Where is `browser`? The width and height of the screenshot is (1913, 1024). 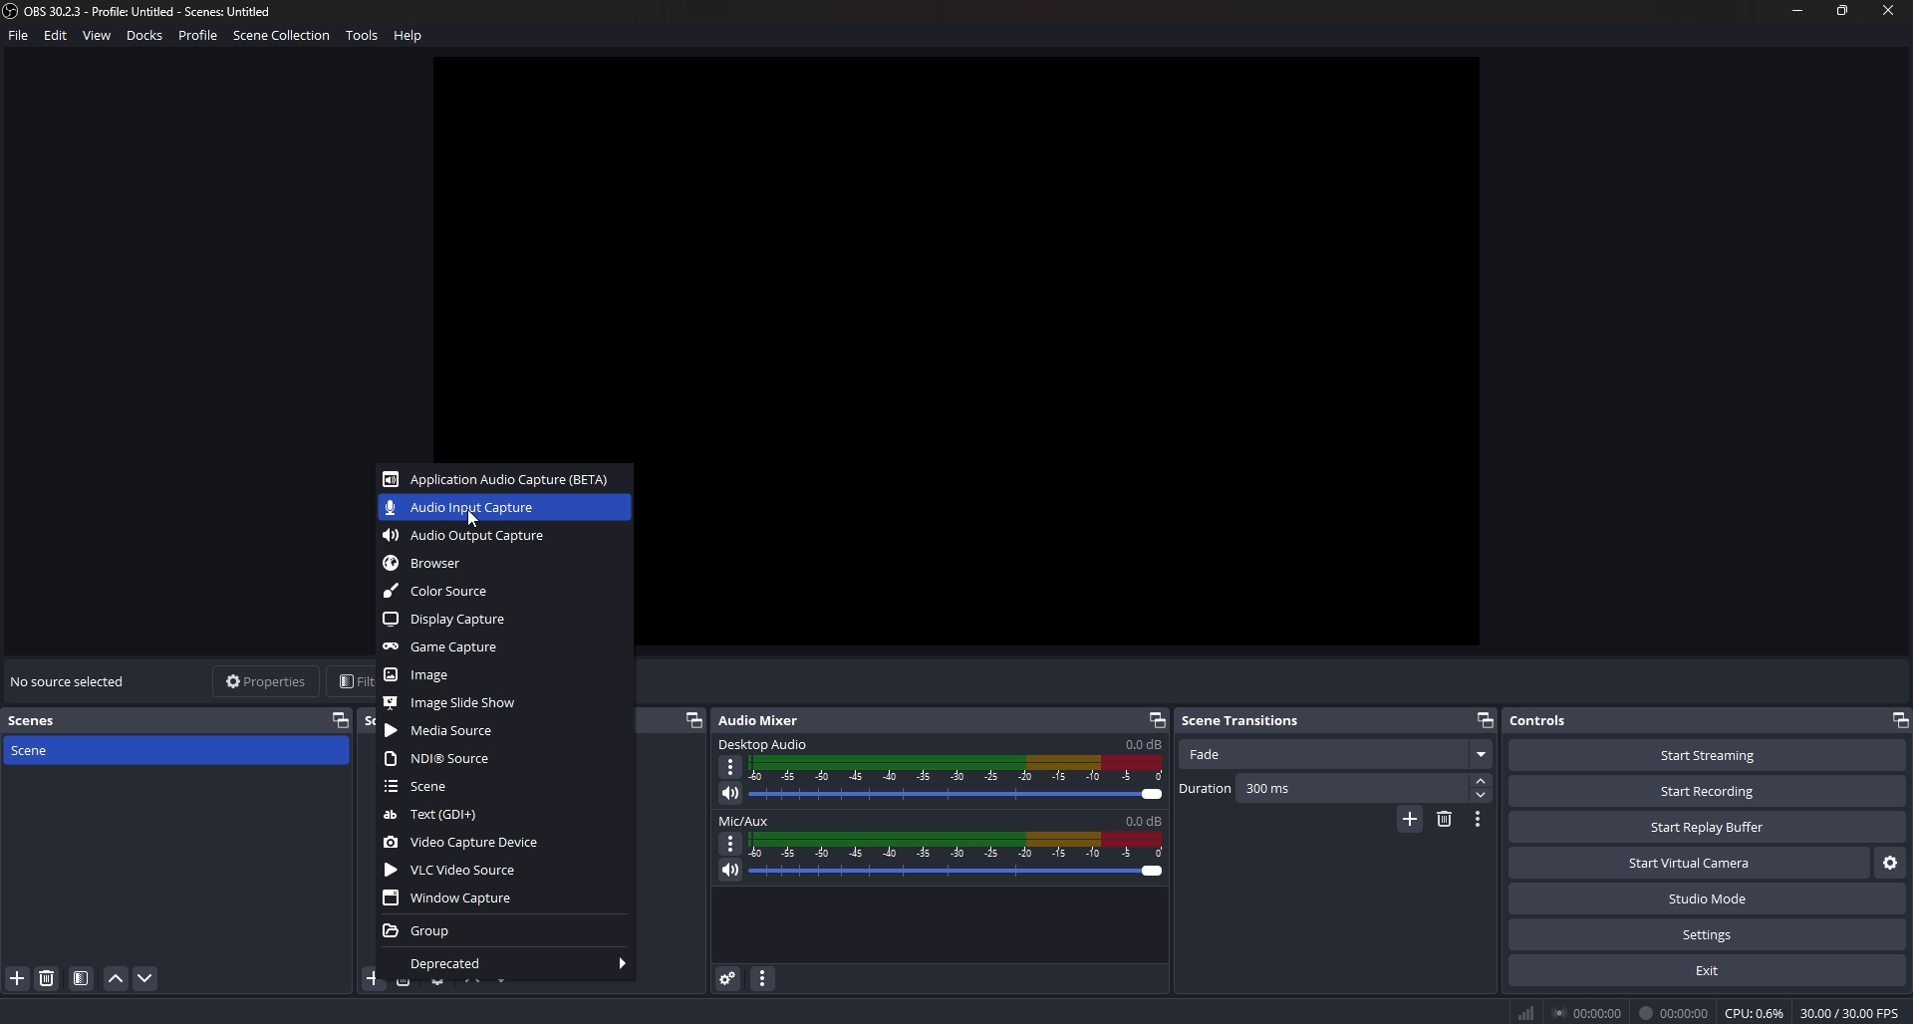
browser is located at coordinates (499, 563).